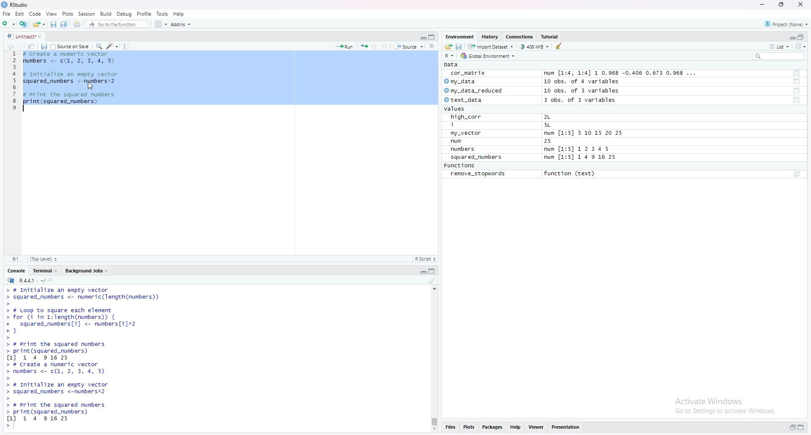  What do you see at coordinates (83, 270) in the screenshot?
I see `Background Jobs` at bounding box center [83, 270].